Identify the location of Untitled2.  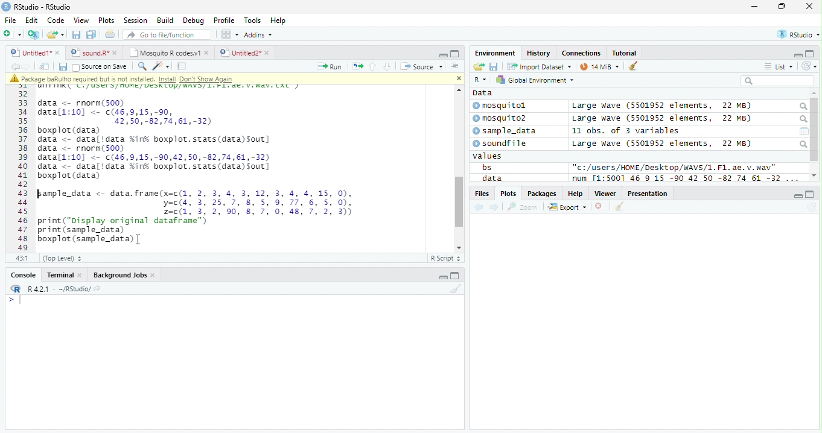
(244, 53).